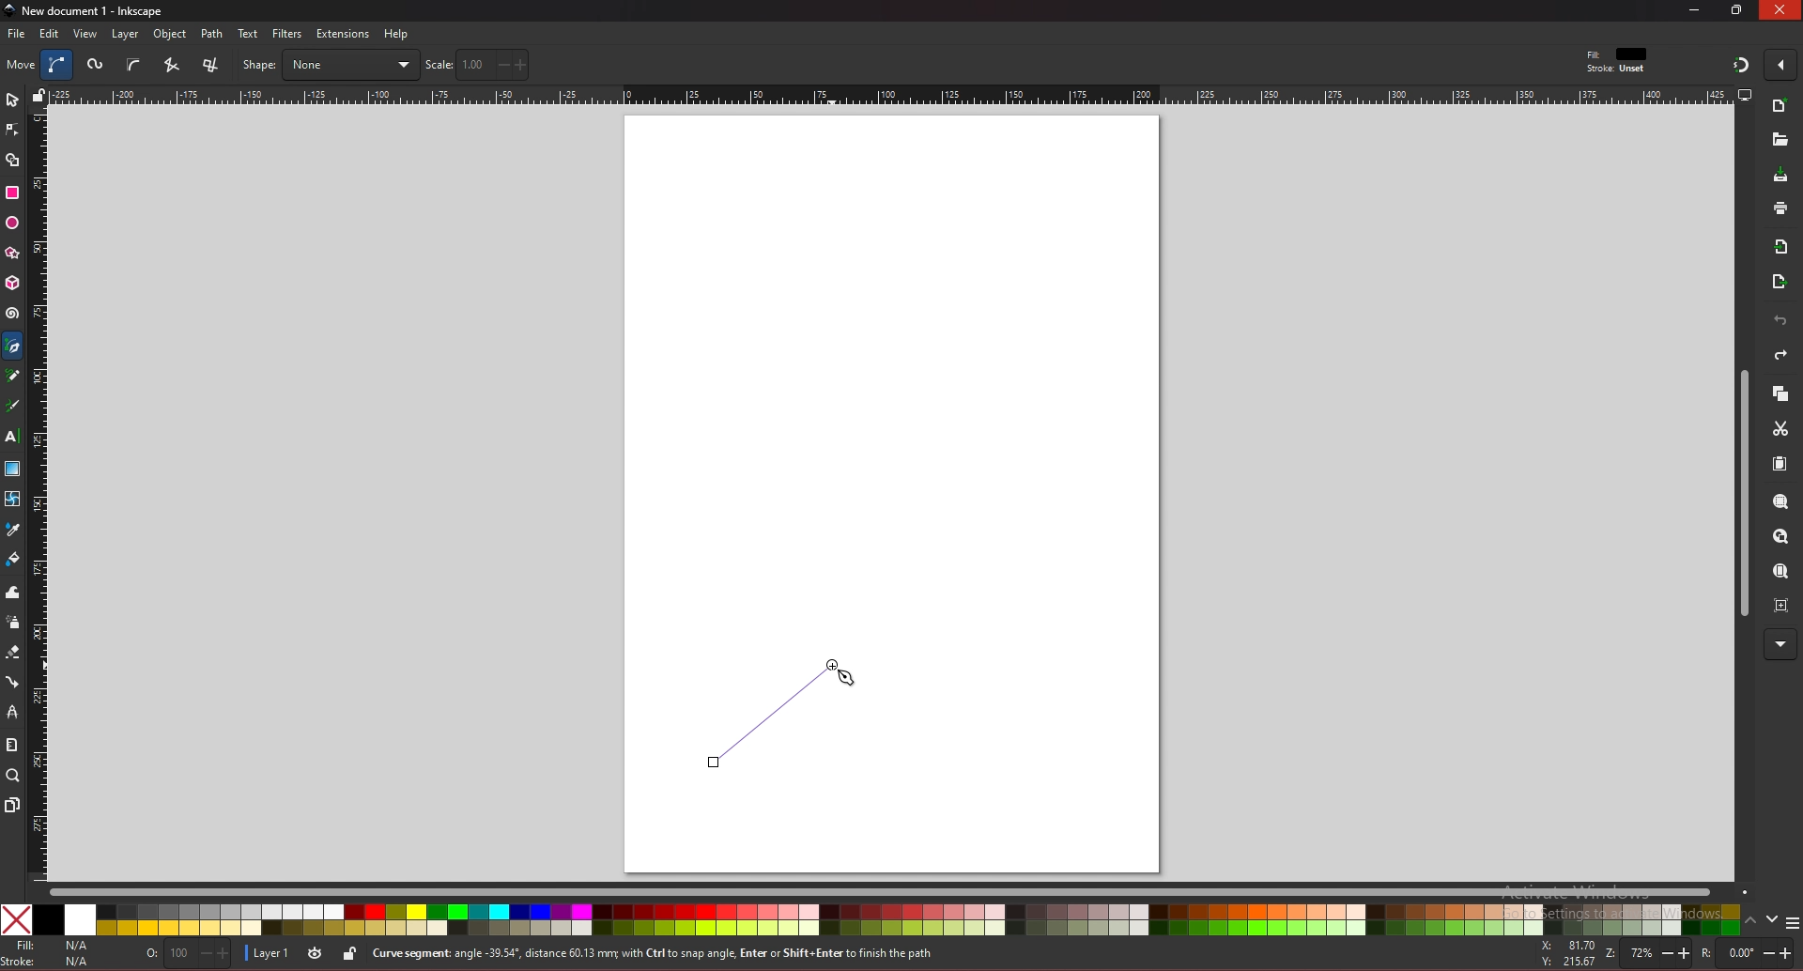 Image resolution: width=1803 pixels, height=971 pixels. I want to click on up, so click(1751, 923).